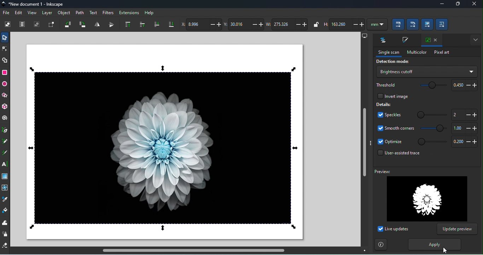  I want to click on Spray tool, so click(5, 234).